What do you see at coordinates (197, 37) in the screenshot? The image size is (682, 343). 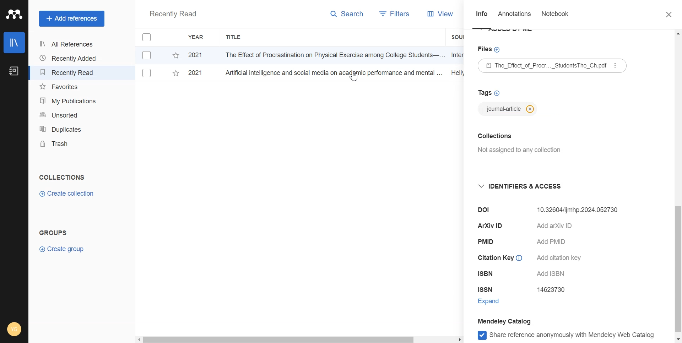 I see `Year` at bounding box center [197, 37].